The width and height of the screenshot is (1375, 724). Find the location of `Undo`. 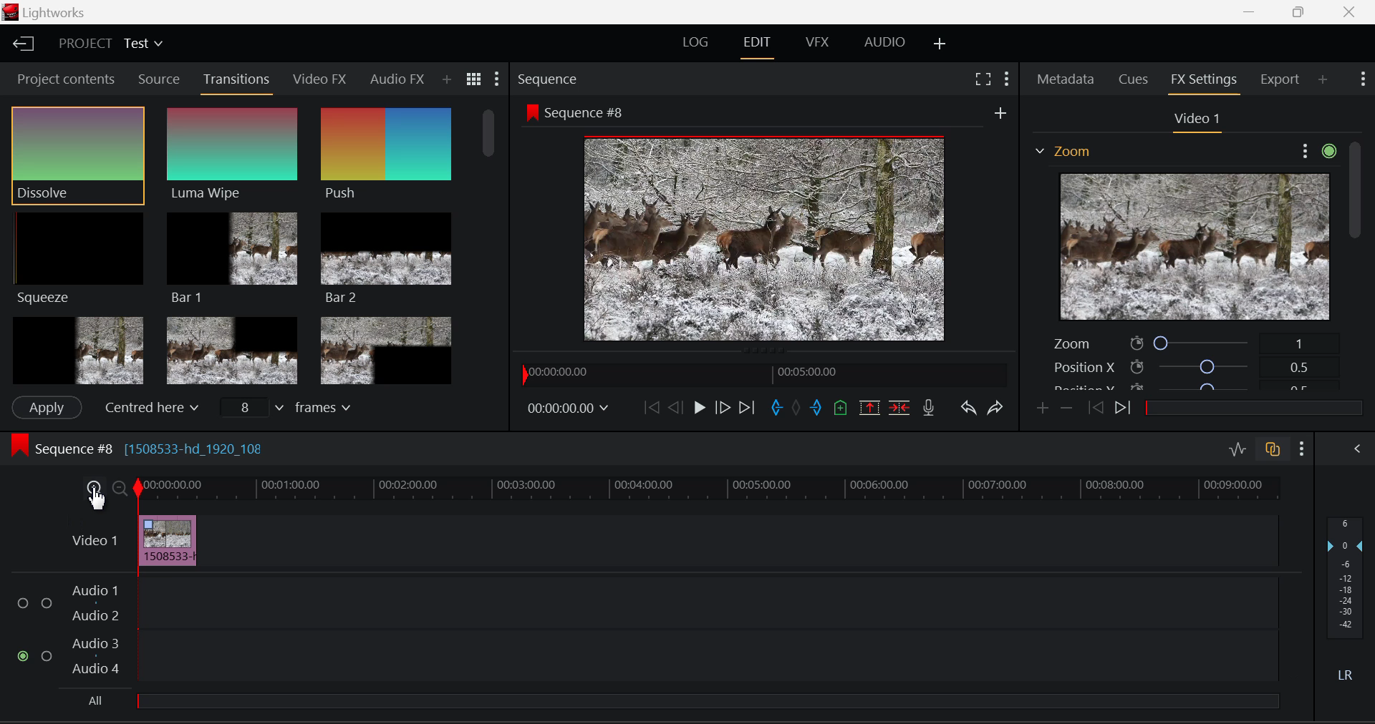

Undo is located at coordinates (968, 409).